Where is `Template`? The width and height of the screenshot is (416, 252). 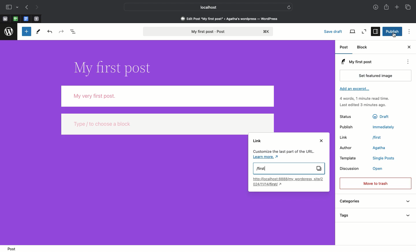
Template is located at coordinates (349, 158).